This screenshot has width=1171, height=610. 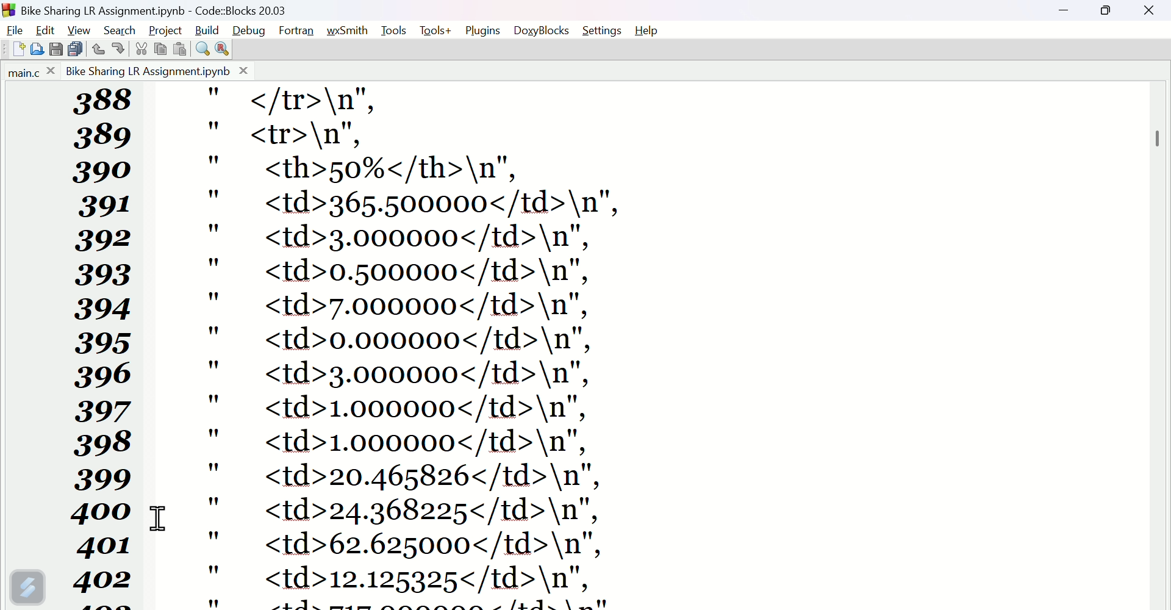 I want to click on Plugins , so click(x=482, y=30).